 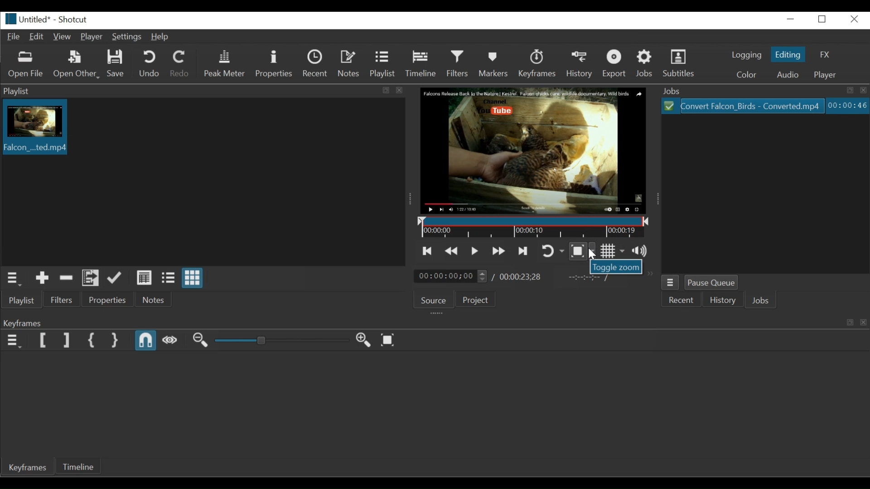 I want to click on Peak Meter, so click(x=224, y=64).